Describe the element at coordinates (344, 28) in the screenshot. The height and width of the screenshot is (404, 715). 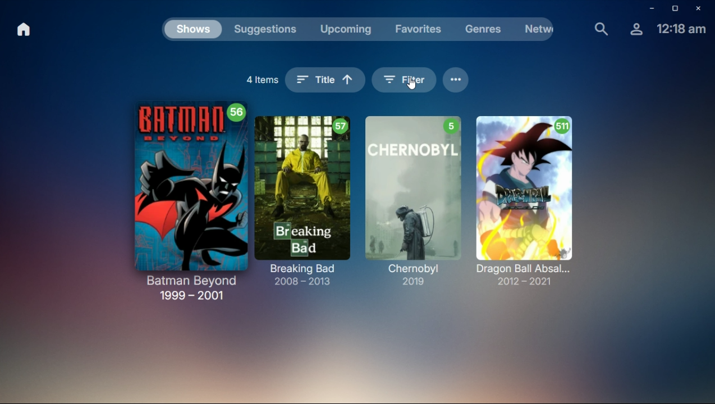
I see `upcoming` at that location.